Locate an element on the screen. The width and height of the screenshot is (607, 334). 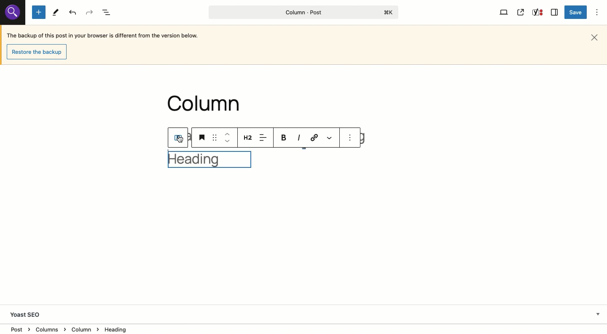
Heading is located at coordinates (209, 159).